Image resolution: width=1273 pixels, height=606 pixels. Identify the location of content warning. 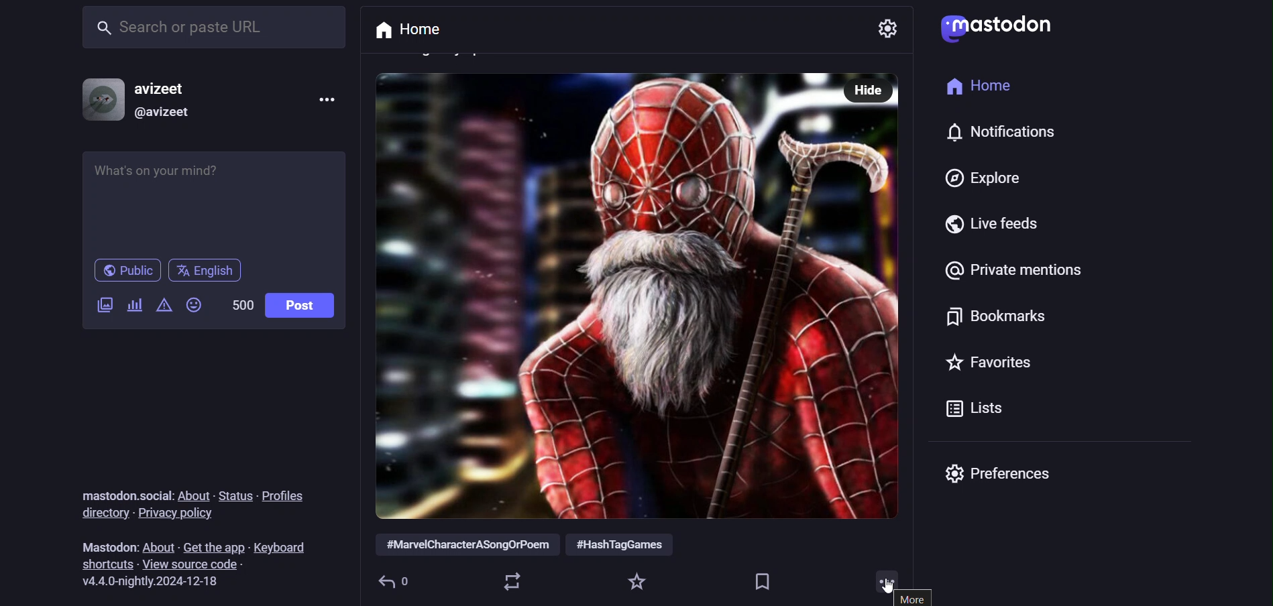
(164, 306).